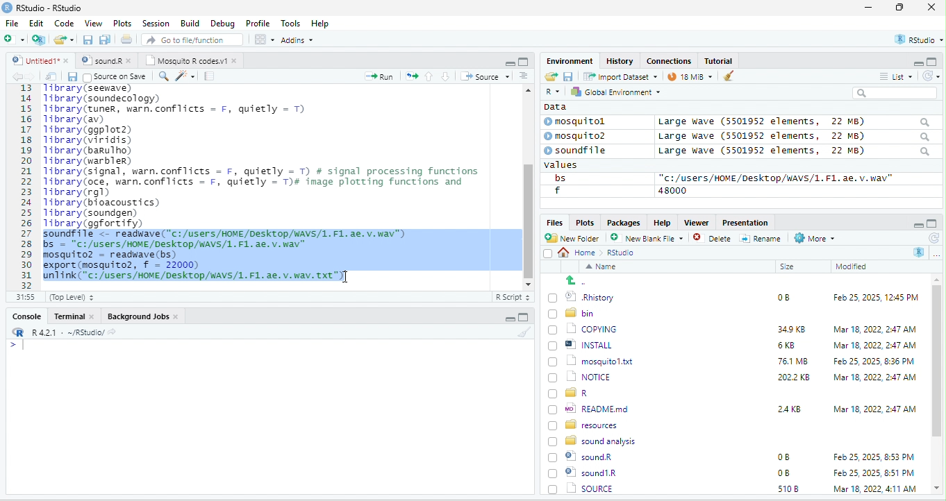  I want to click on minimize, so click(913, 62).